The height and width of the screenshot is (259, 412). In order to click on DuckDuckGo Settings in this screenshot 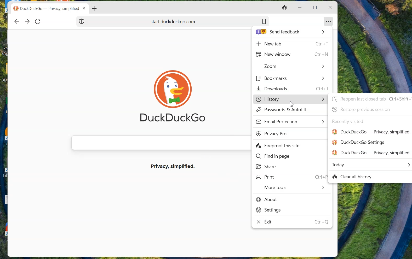, I will do `click(359, 142)`.